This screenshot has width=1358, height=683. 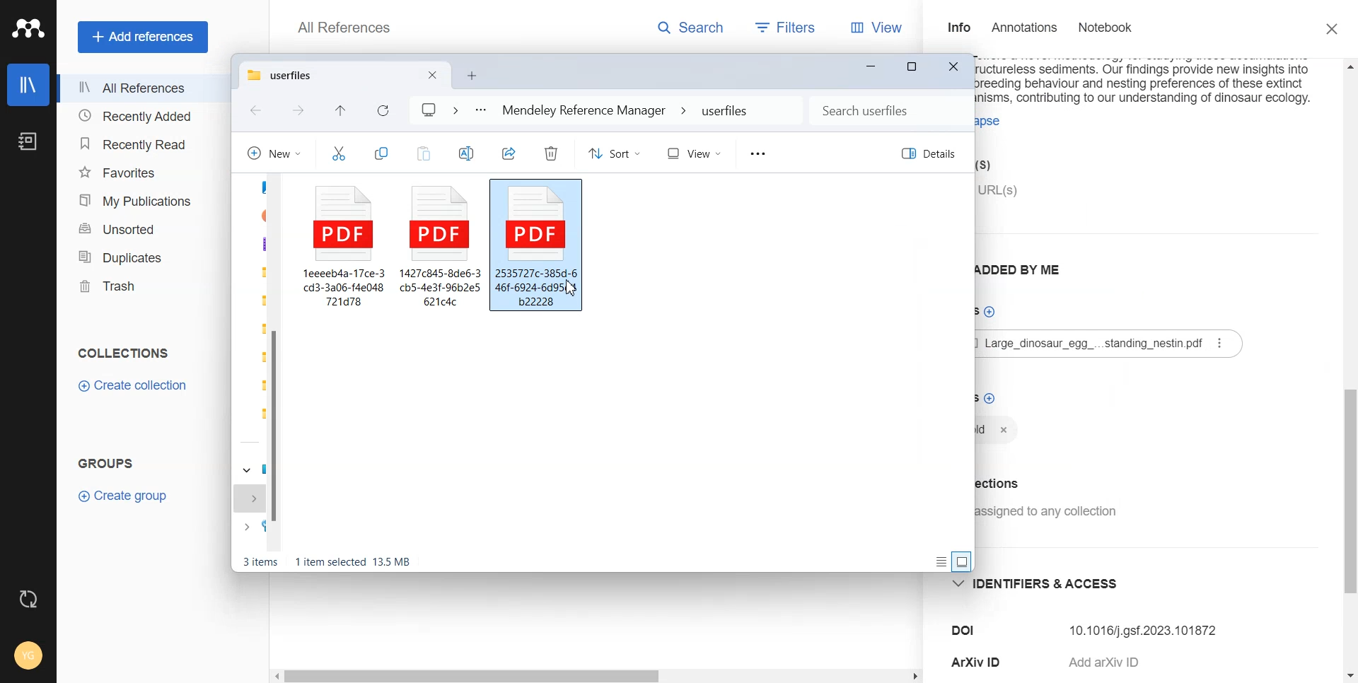 I want to click on Logo, so click(x=28, y=28).